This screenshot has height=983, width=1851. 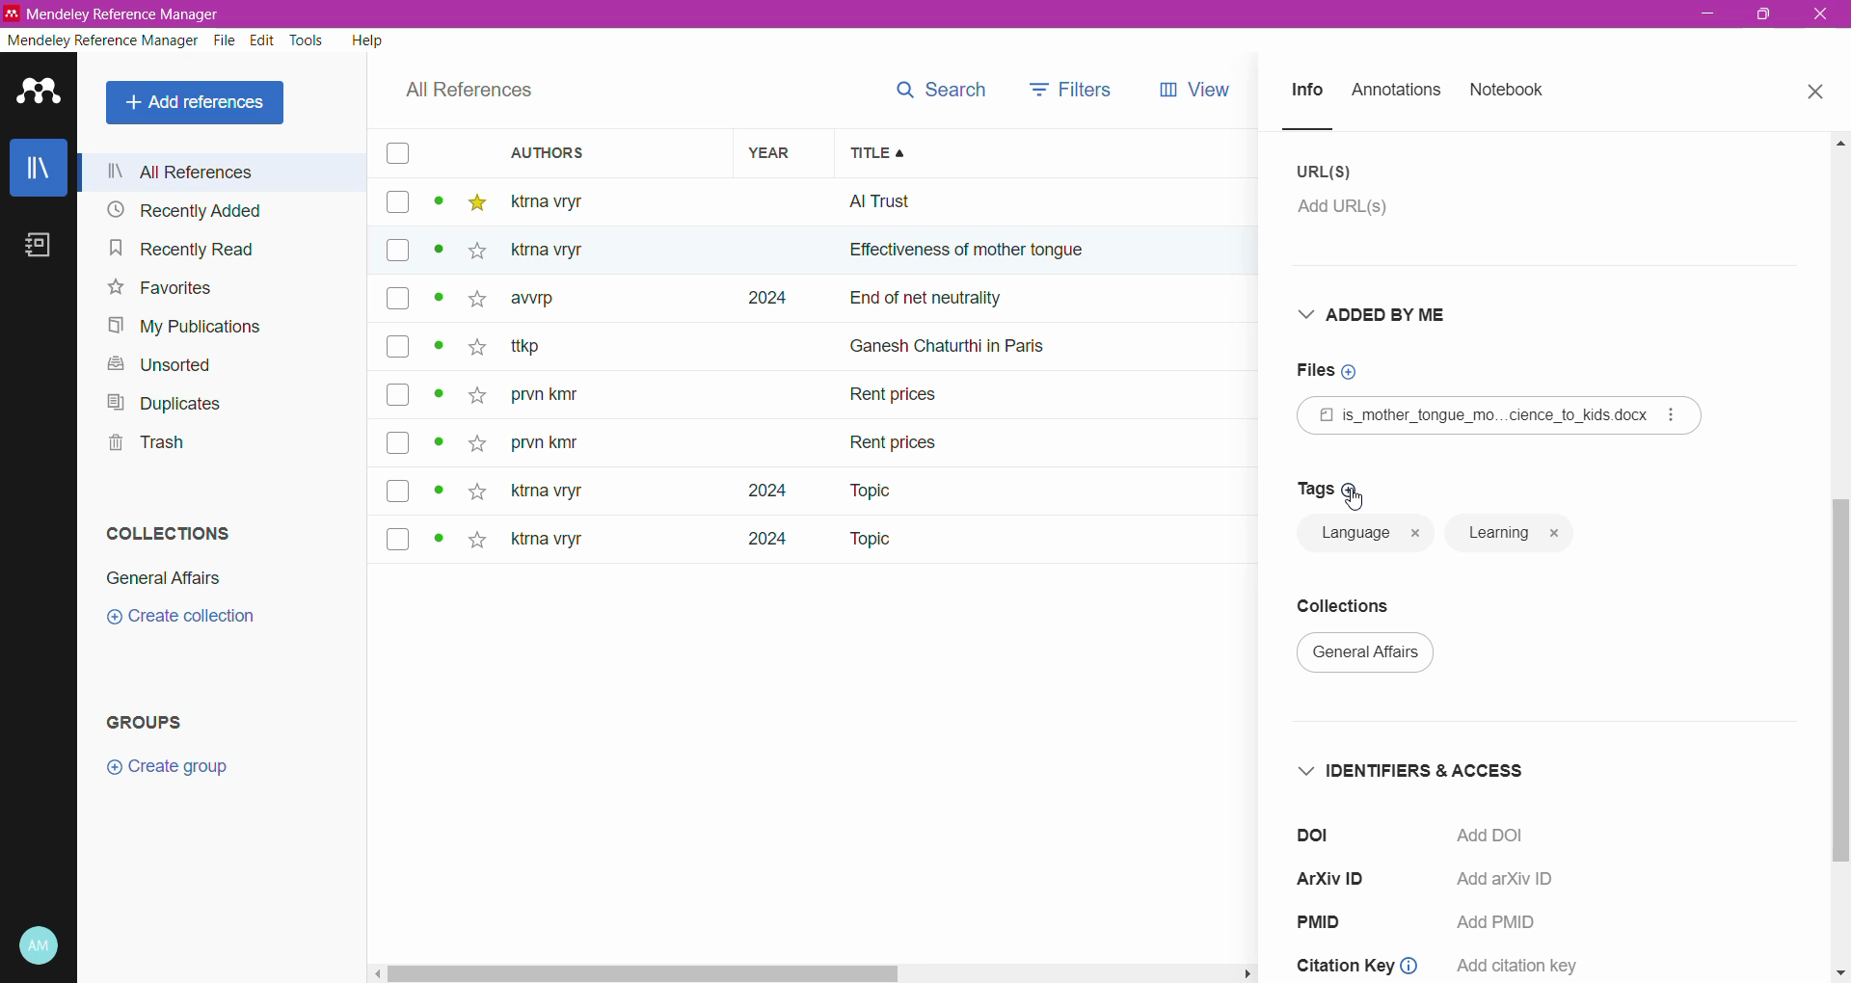 What do you see at coordinates (548, 544) in the screenshot?
I see `ktma vryr` at bounding box center [548, 544].